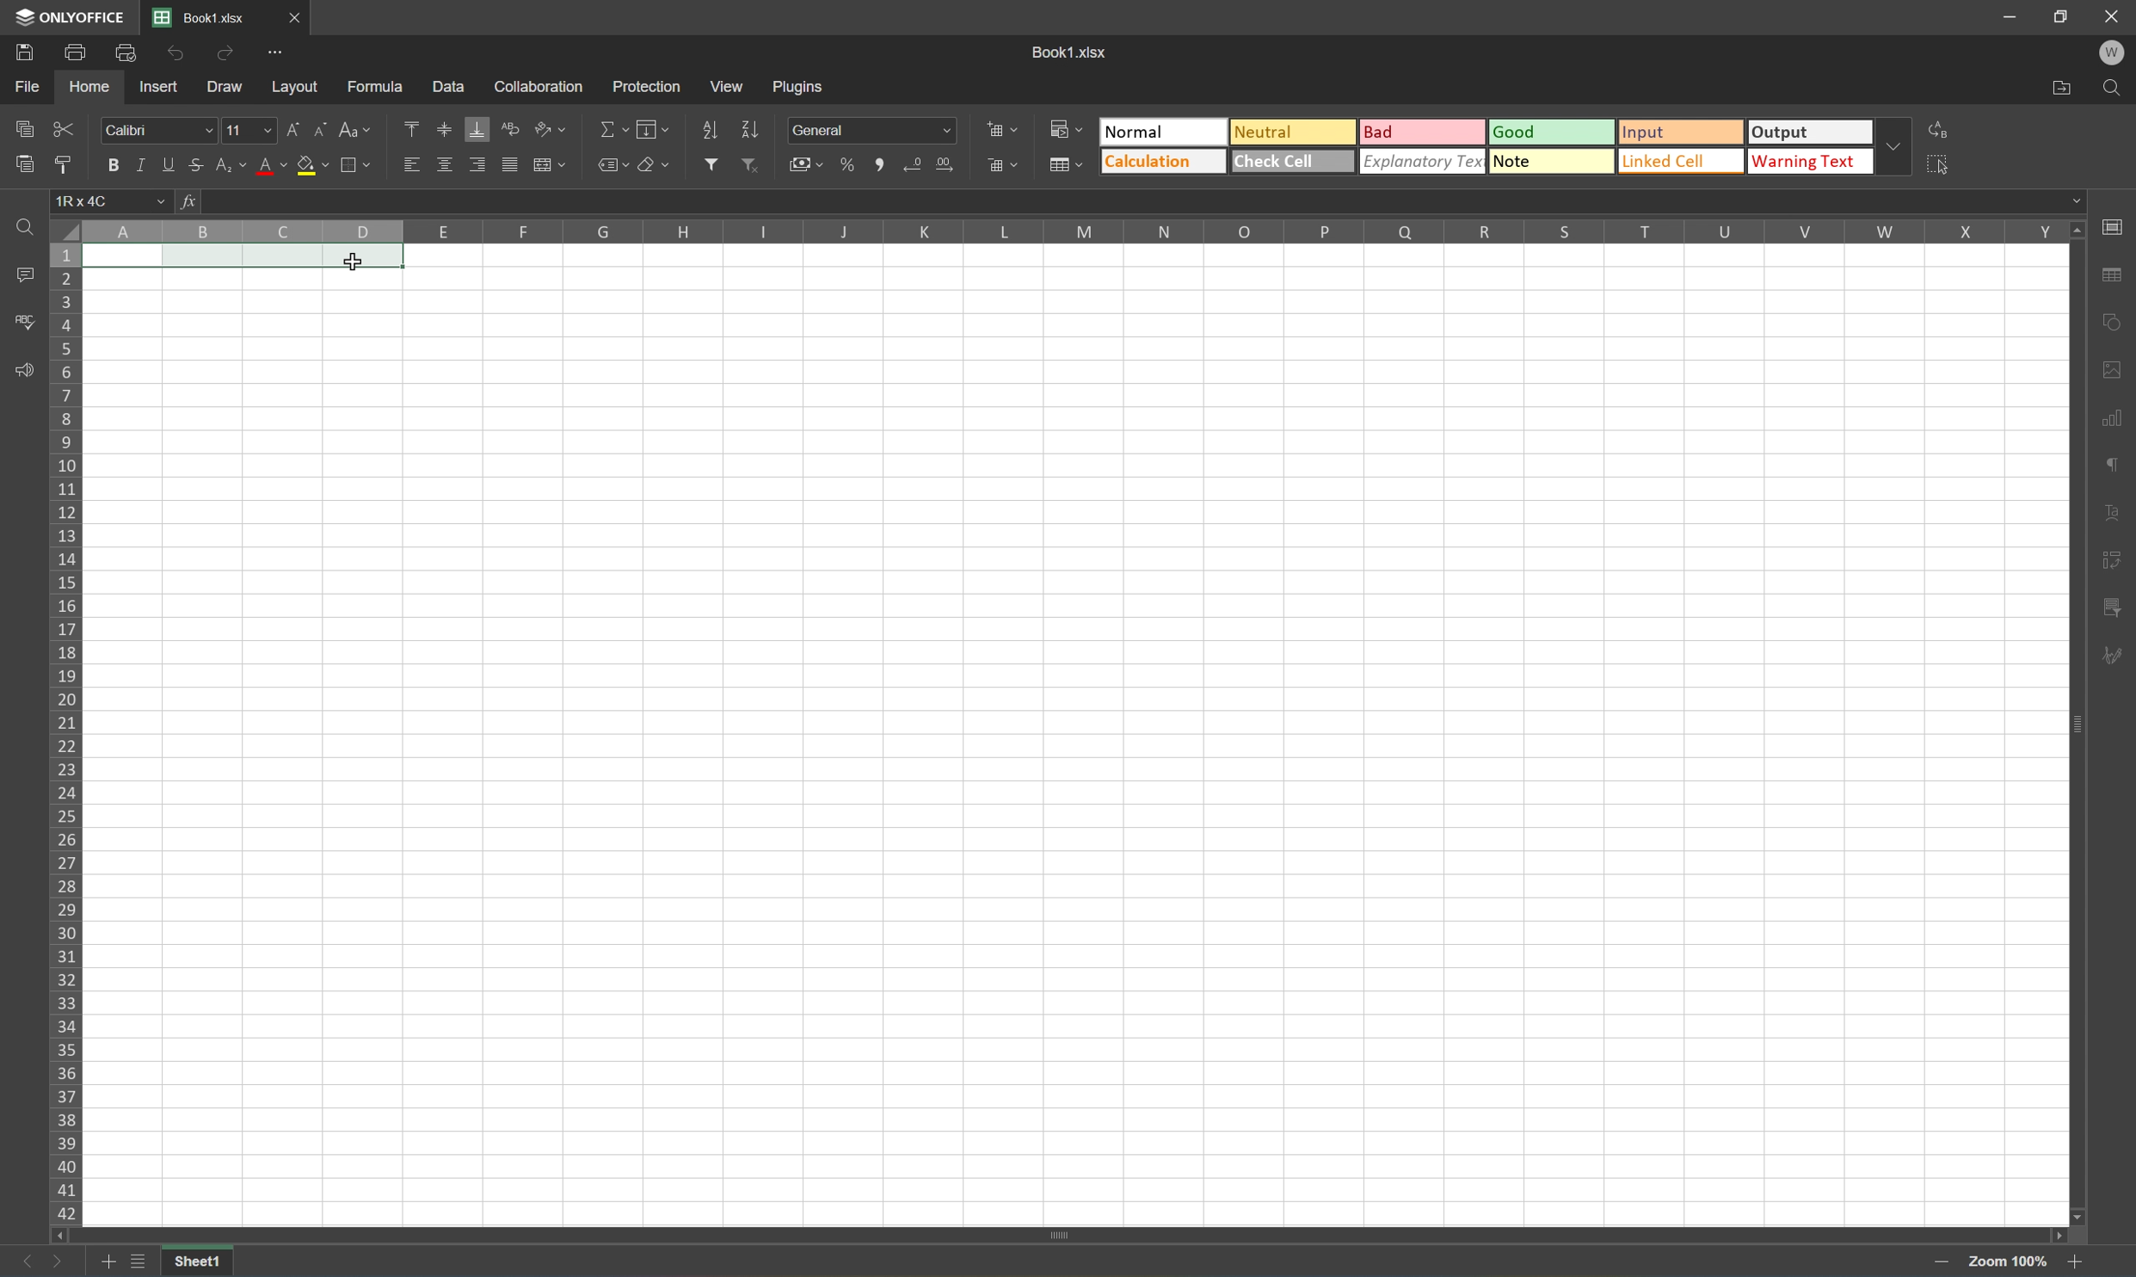 The height and width of the screenshot is (1277, 2136). I want to click on Scroll down, so click(2080, 1217).